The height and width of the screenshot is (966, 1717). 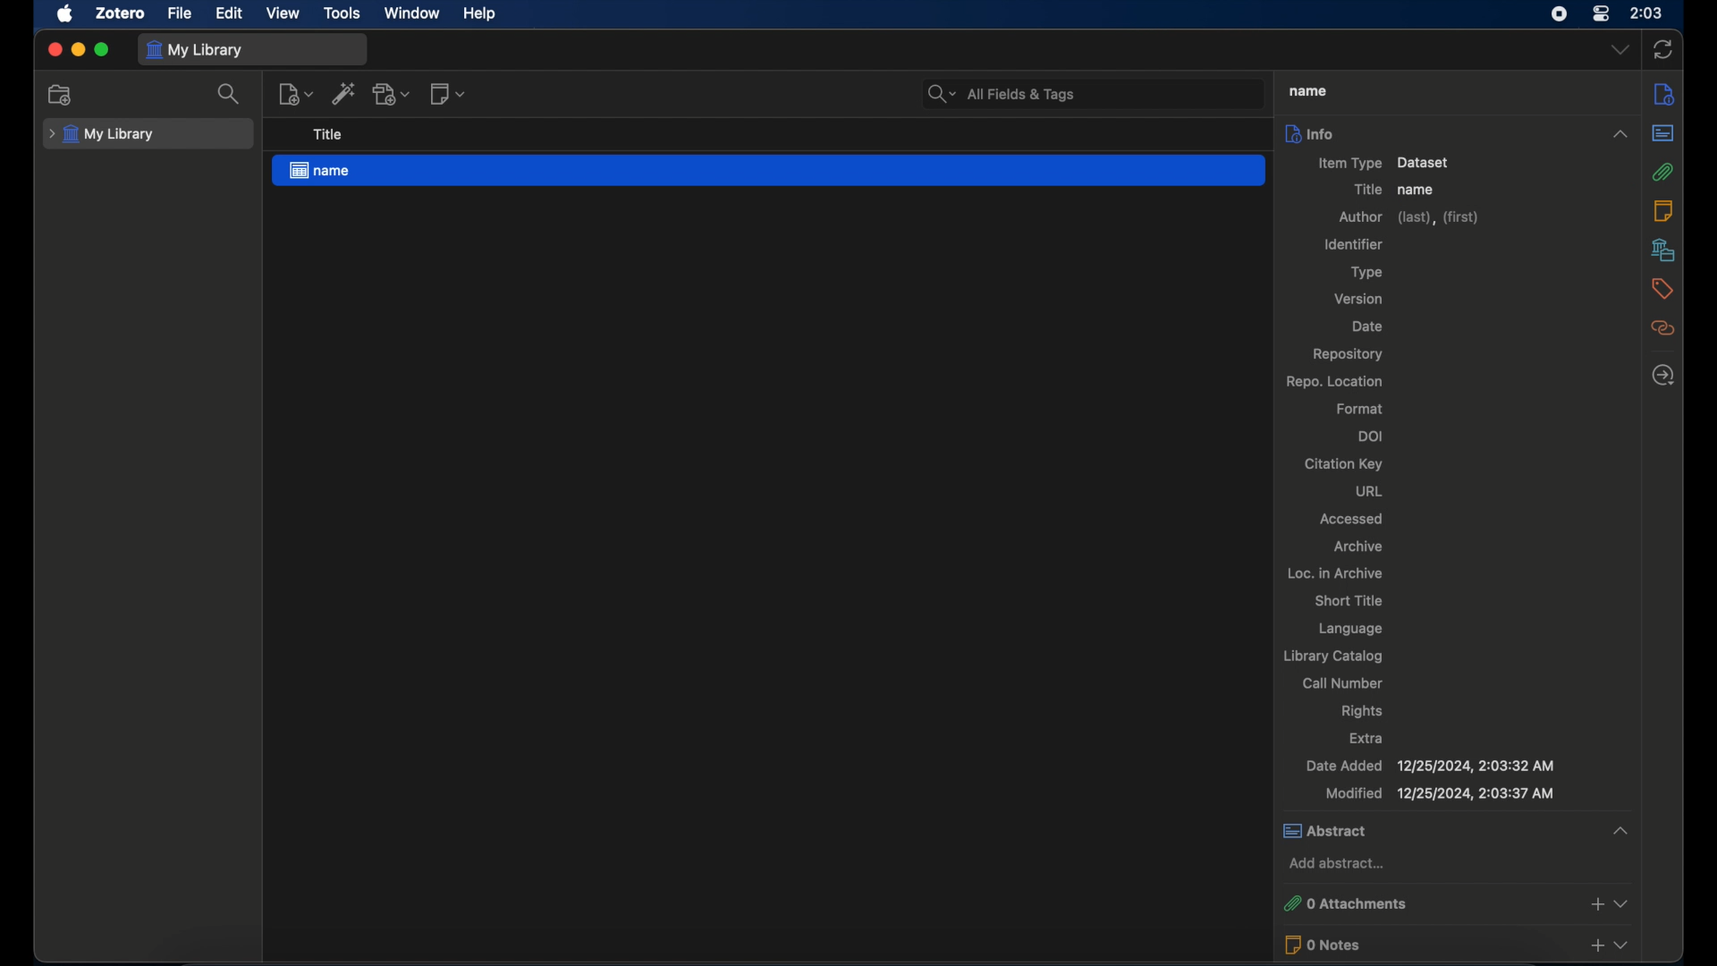 What do you see at coordinates (326, 134) in the screenshot?
I see `title` at bounding box center [326, 134].